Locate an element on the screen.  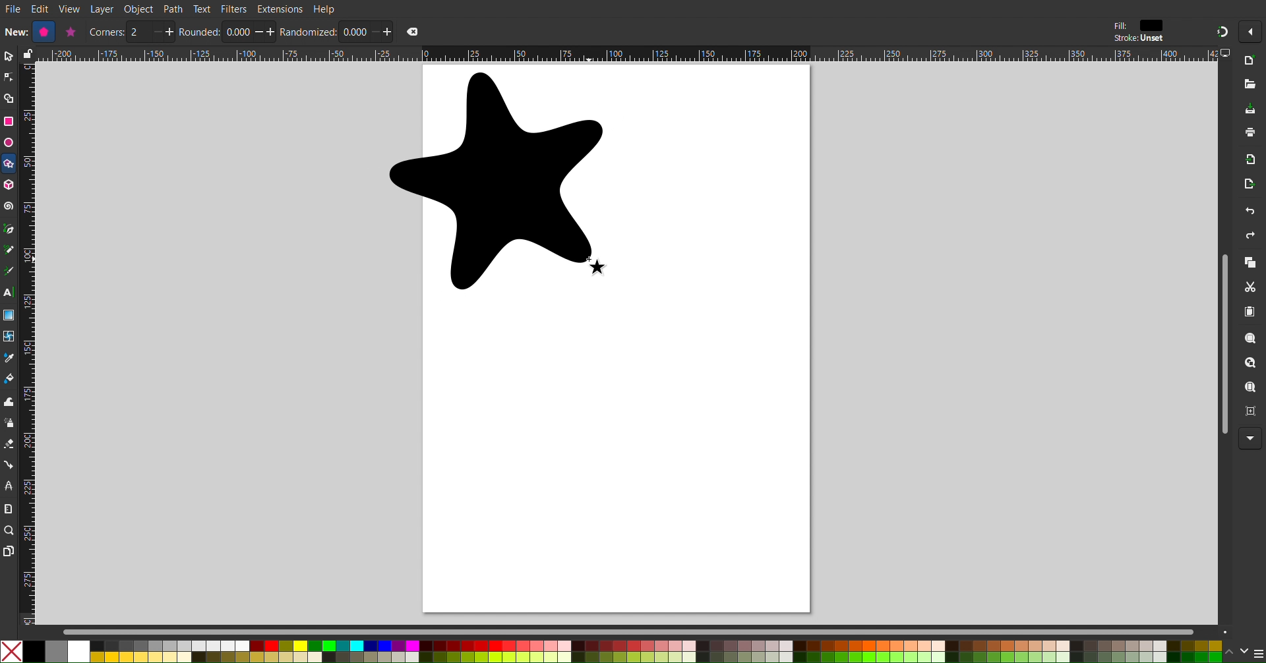
Text is located at coordinates (201, 8).